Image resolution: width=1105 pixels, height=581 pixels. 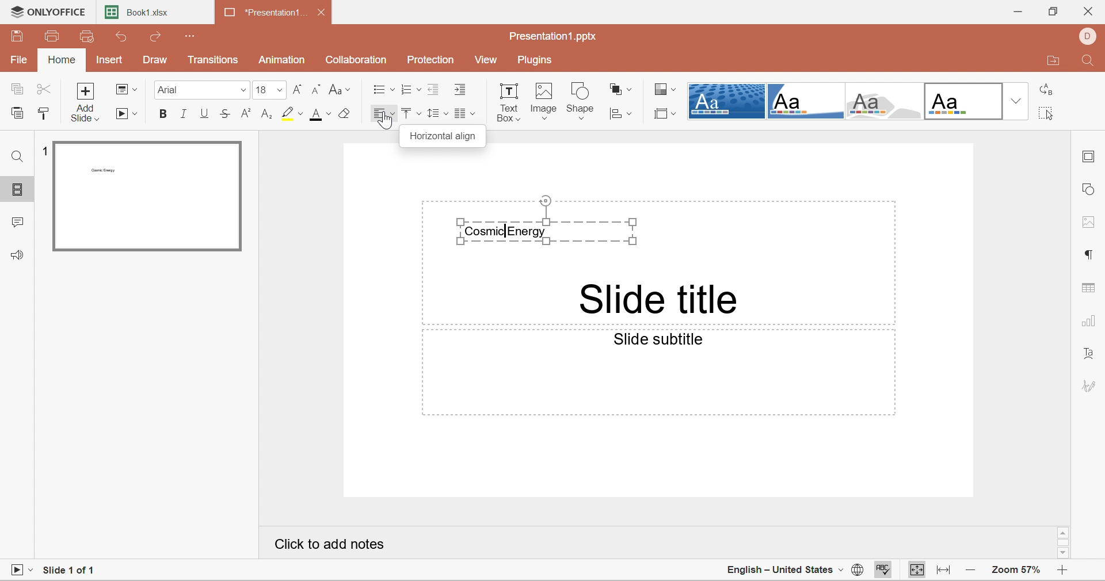 I want to click on Slides, so click(x=18, y=190).